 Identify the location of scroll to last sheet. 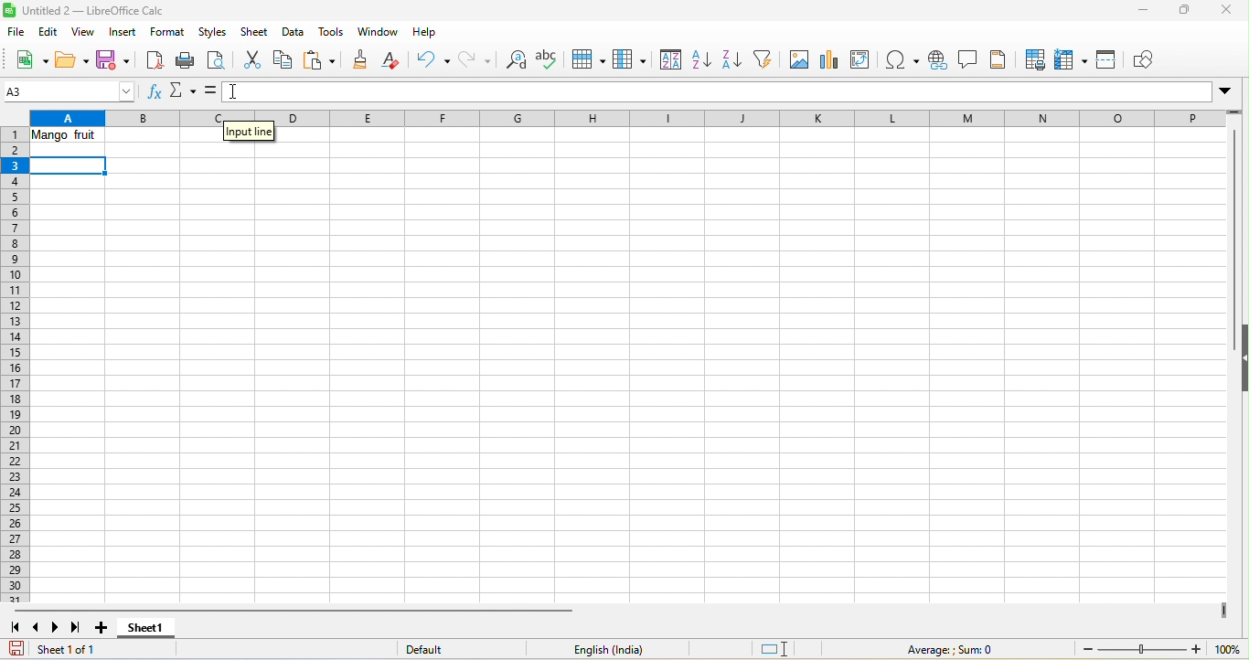
(77, 628).